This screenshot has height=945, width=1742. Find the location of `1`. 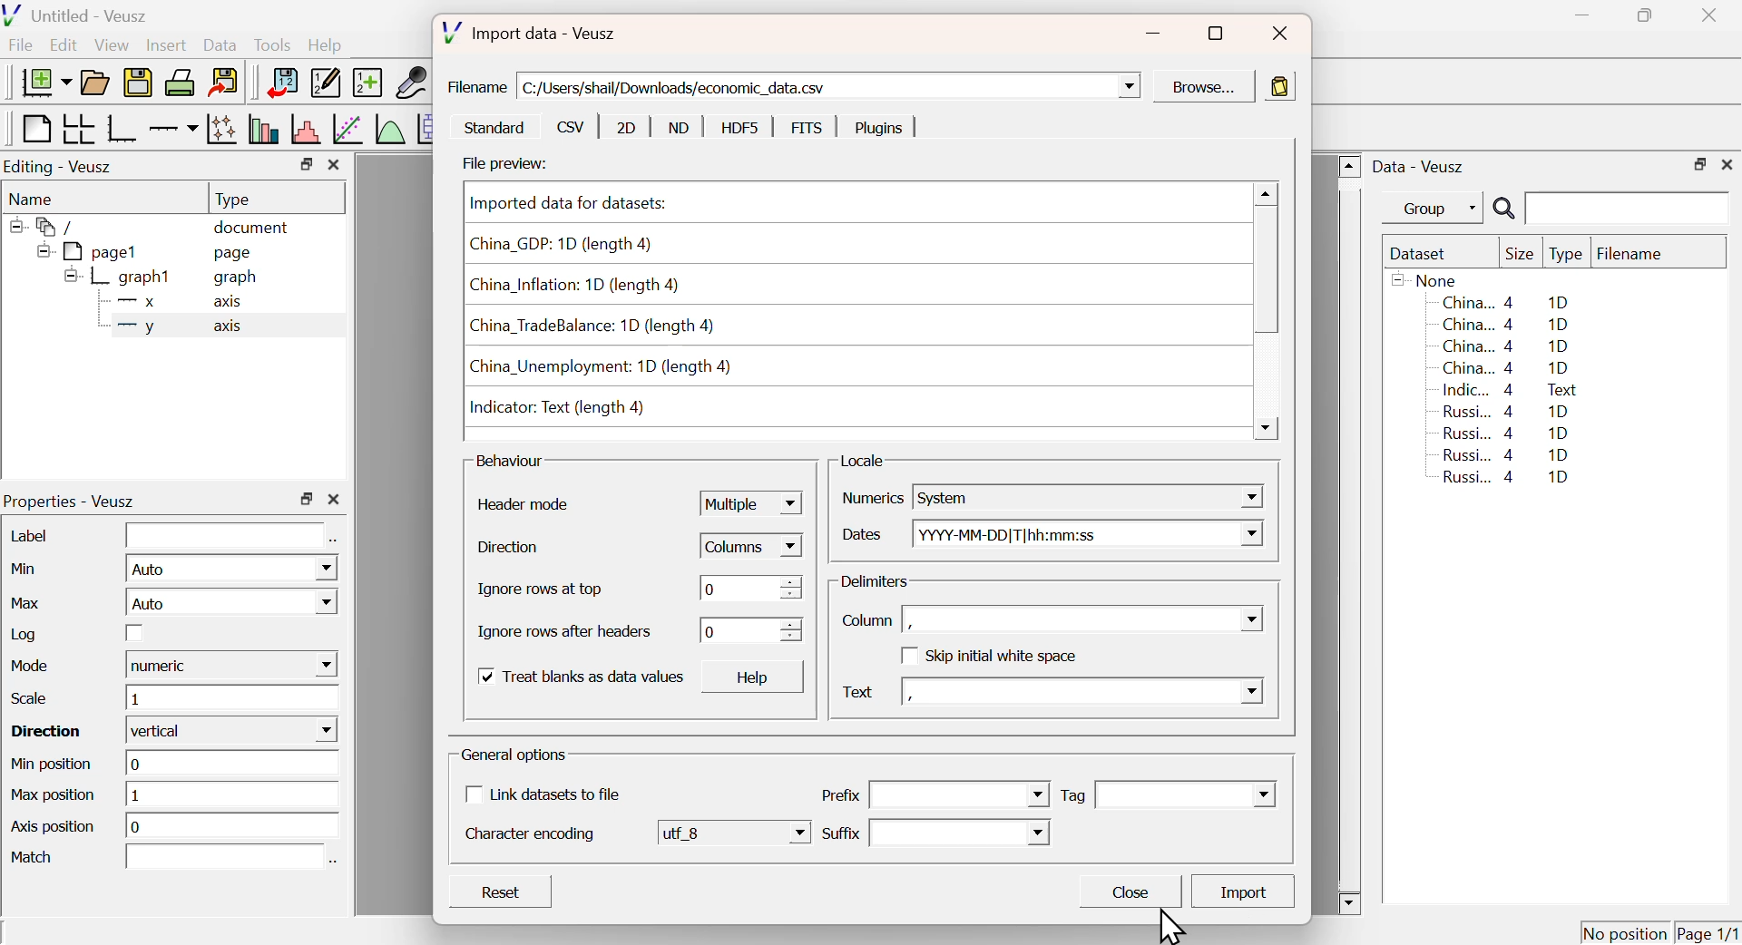

1 is located at coordinates (231, 698).